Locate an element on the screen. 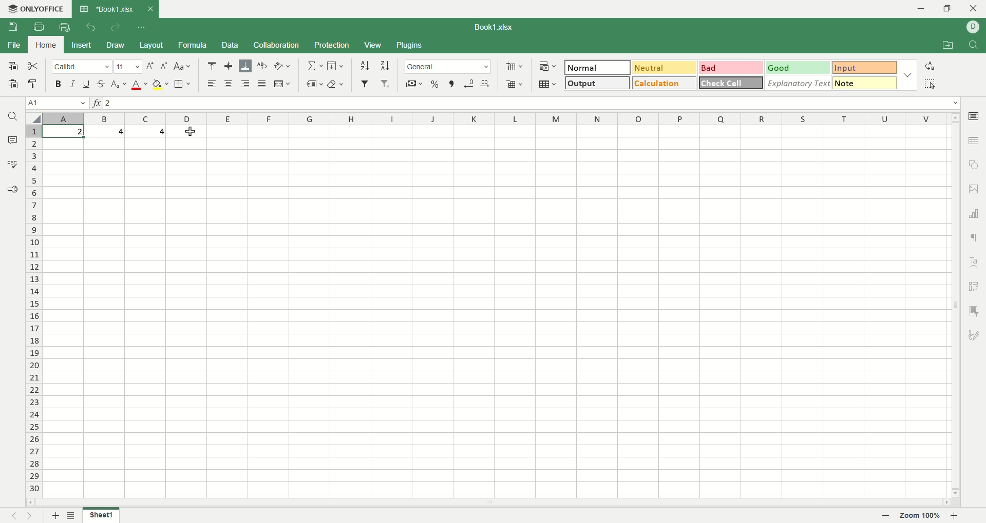 The image size is (986, 523). align bottom is located at coordinates (245, 66).